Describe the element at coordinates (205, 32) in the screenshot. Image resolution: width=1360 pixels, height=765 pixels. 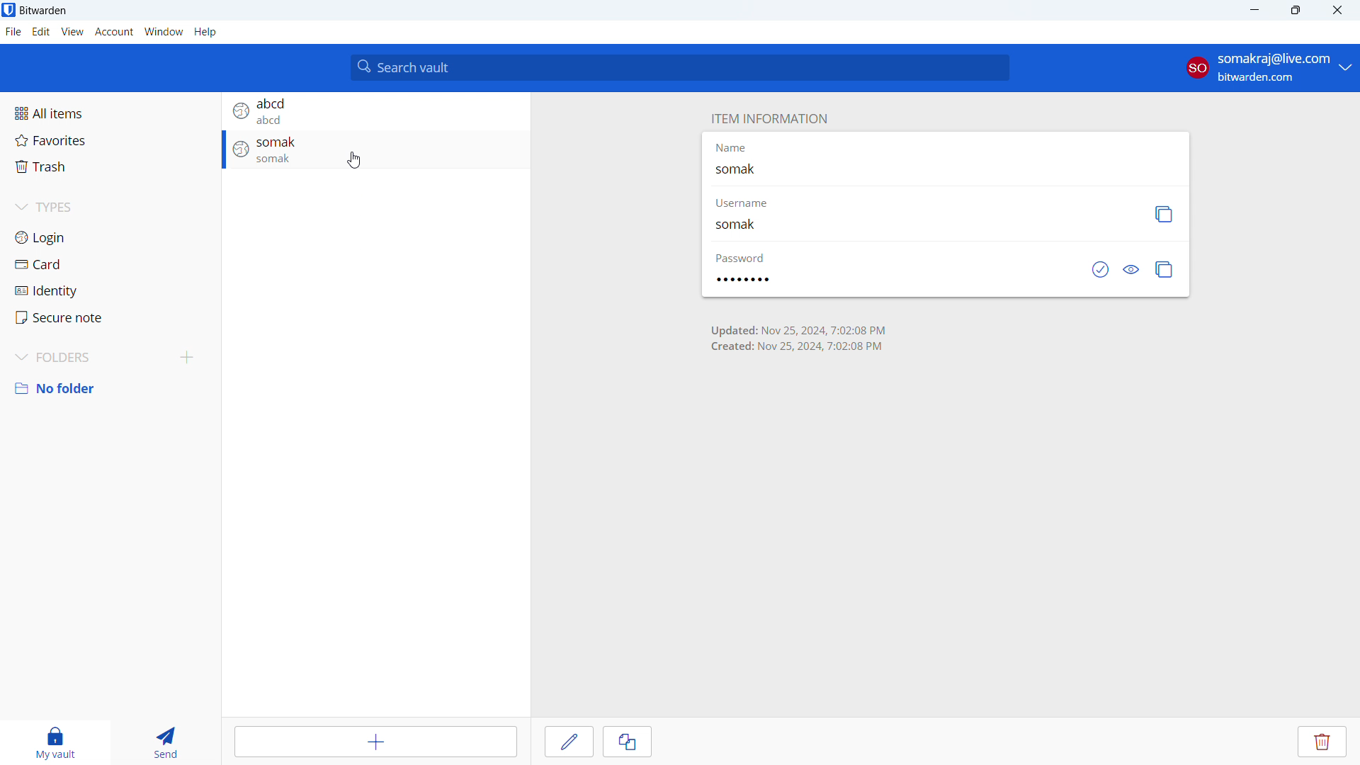
I see `h` at that location.